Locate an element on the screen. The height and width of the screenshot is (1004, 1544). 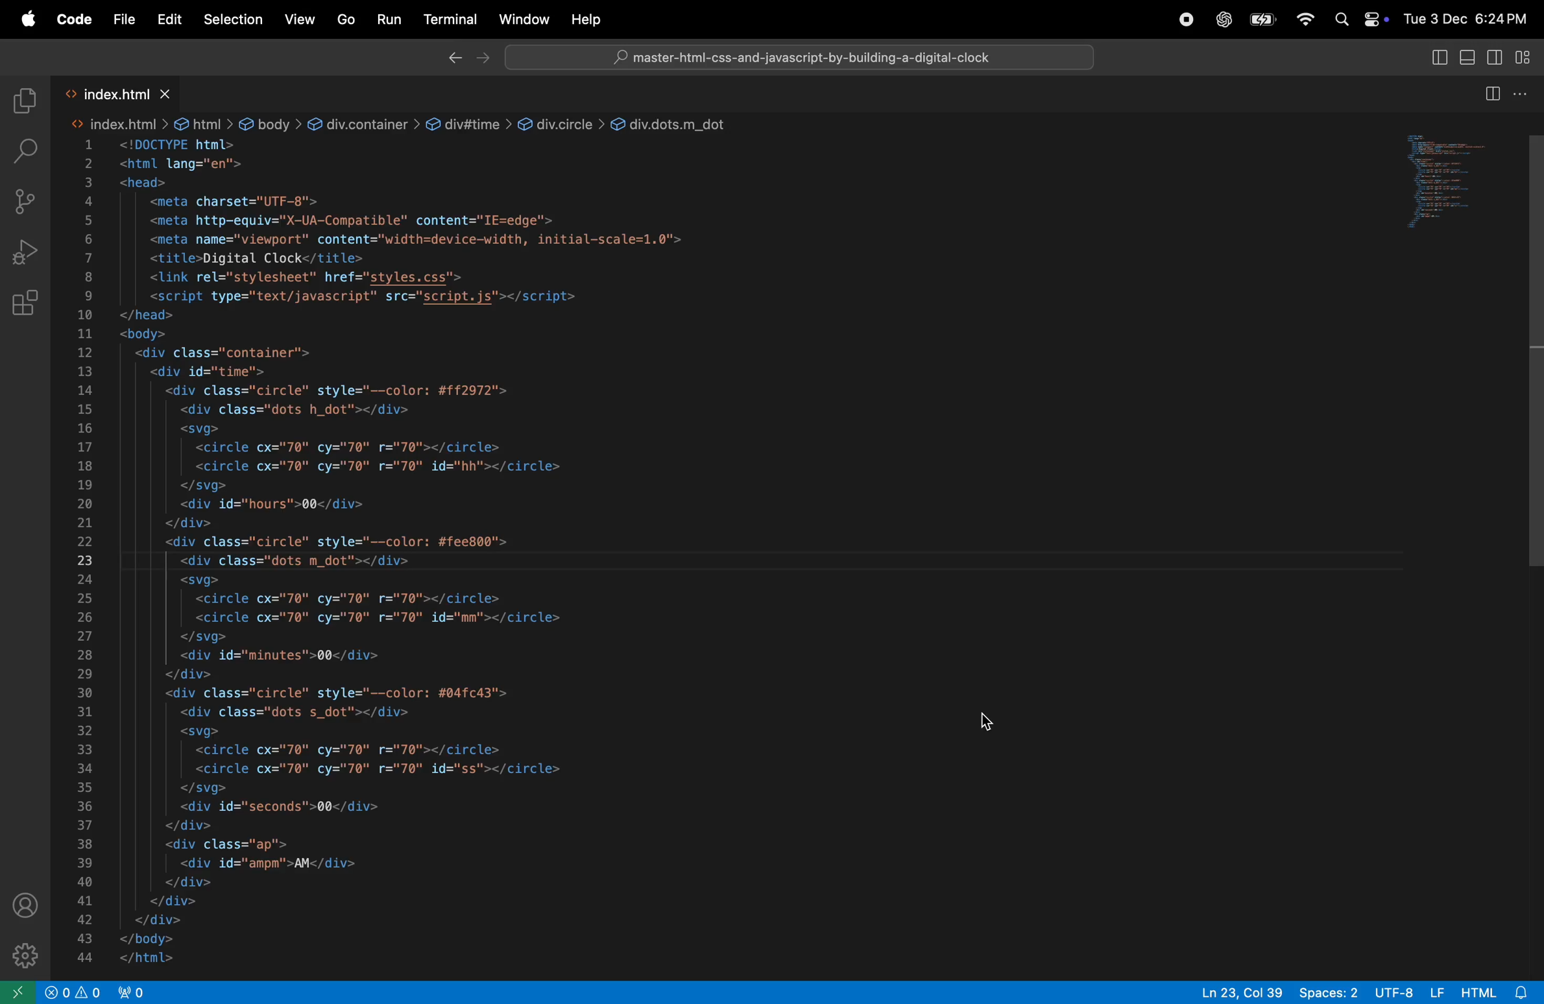
Edit is located at coordinates (165, 18).